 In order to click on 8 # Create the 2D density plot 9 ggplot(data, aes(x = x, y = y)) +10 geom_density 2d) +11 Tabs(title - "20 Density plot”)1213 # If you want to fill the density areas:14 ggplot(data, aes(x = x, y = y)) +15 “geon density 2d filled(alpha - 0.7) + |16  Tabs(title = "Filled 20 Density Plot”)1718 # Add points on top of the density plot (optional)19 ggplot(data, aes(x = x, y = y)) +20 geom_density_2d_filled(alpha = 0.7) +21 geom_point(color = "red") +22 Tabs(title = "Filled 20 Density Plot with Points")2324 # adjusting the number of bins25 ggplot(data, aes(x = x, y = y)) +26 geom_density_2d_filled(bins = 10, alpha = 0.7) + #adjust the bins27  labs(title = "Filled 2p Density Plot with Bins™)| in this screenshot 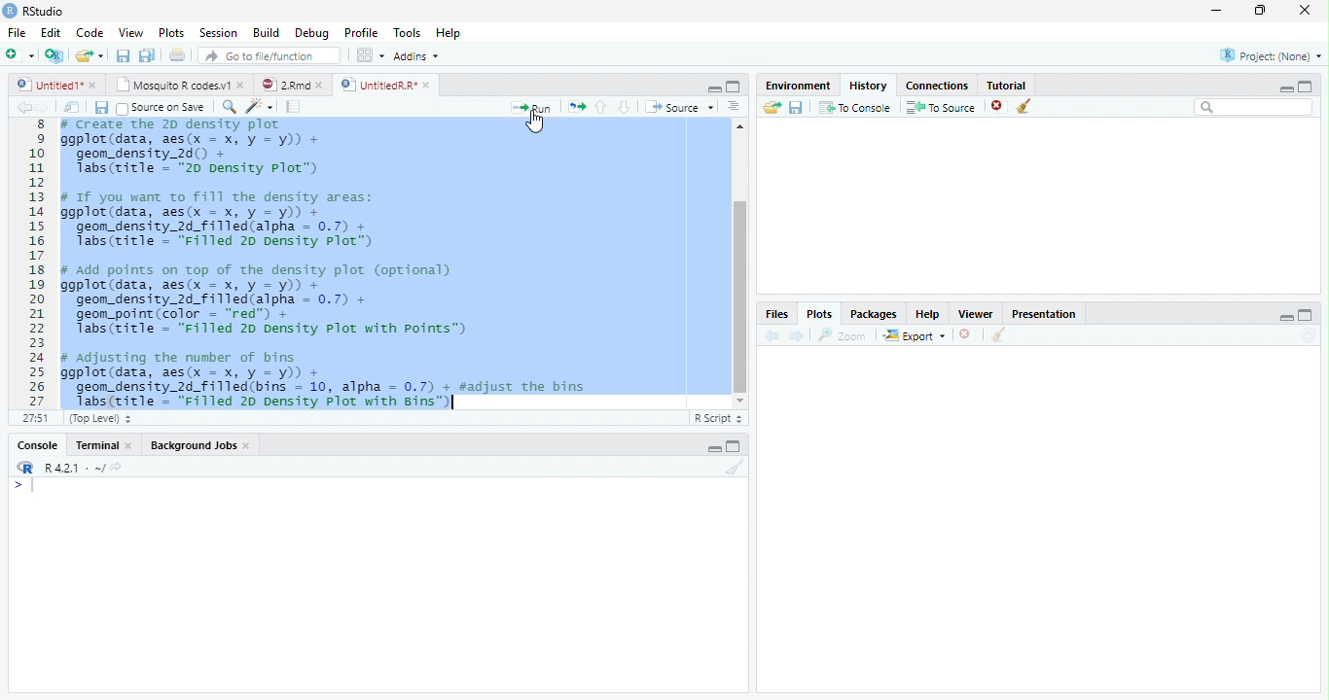, I will do `click(353, 264)`.